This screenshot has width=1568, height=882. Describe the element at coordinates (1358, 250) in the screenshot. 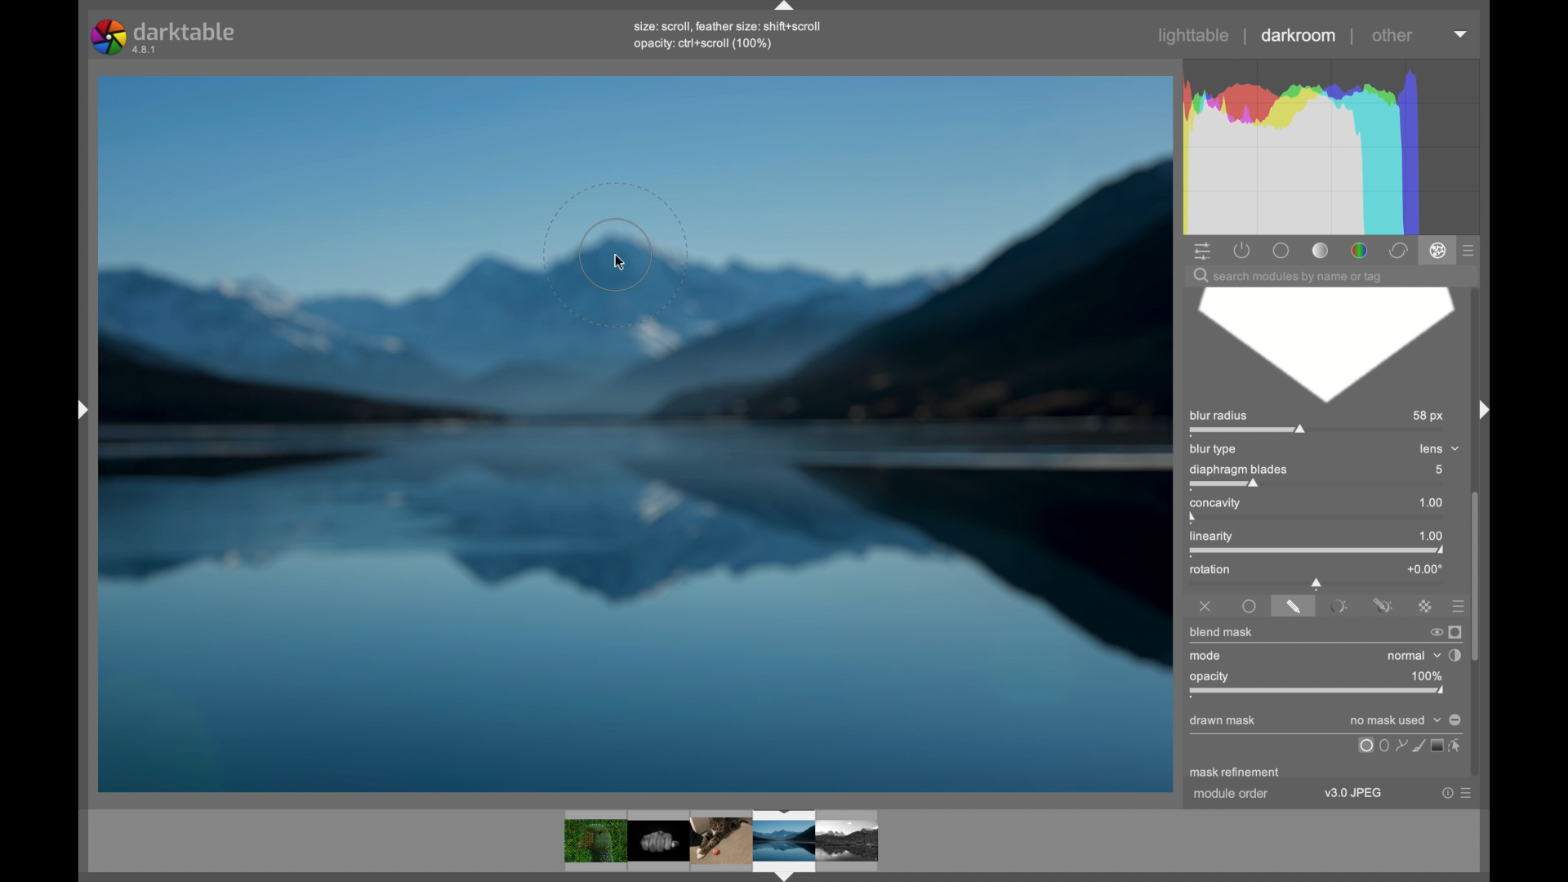

I see `color` at that location.